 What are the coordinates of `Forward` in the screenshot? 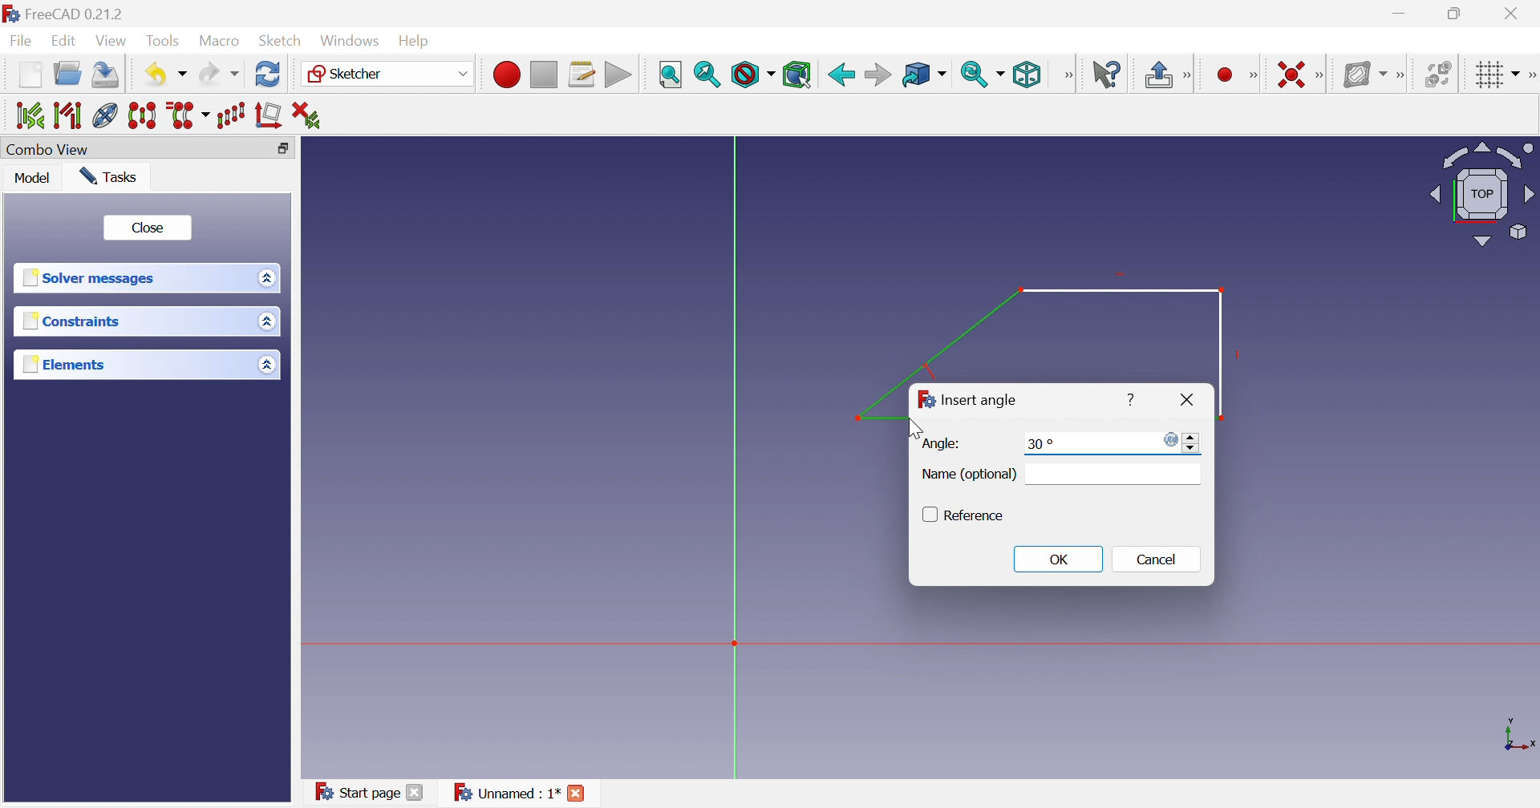 It's located at (877, 74).